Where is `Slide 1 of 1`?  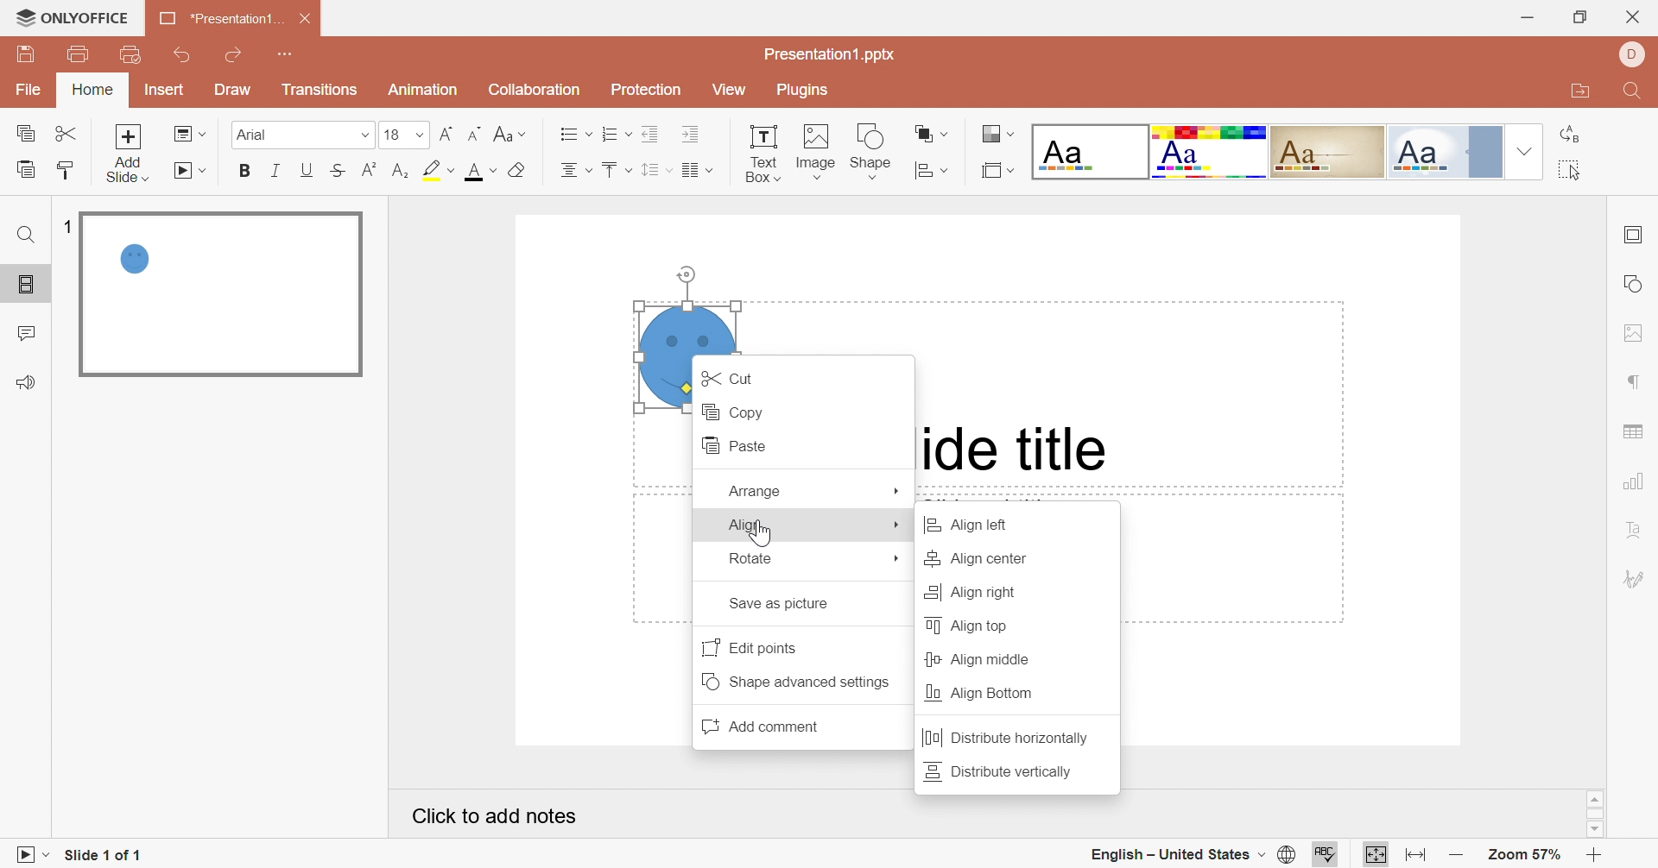 Slide 1 of 1 is located at coordinates (106, 853).